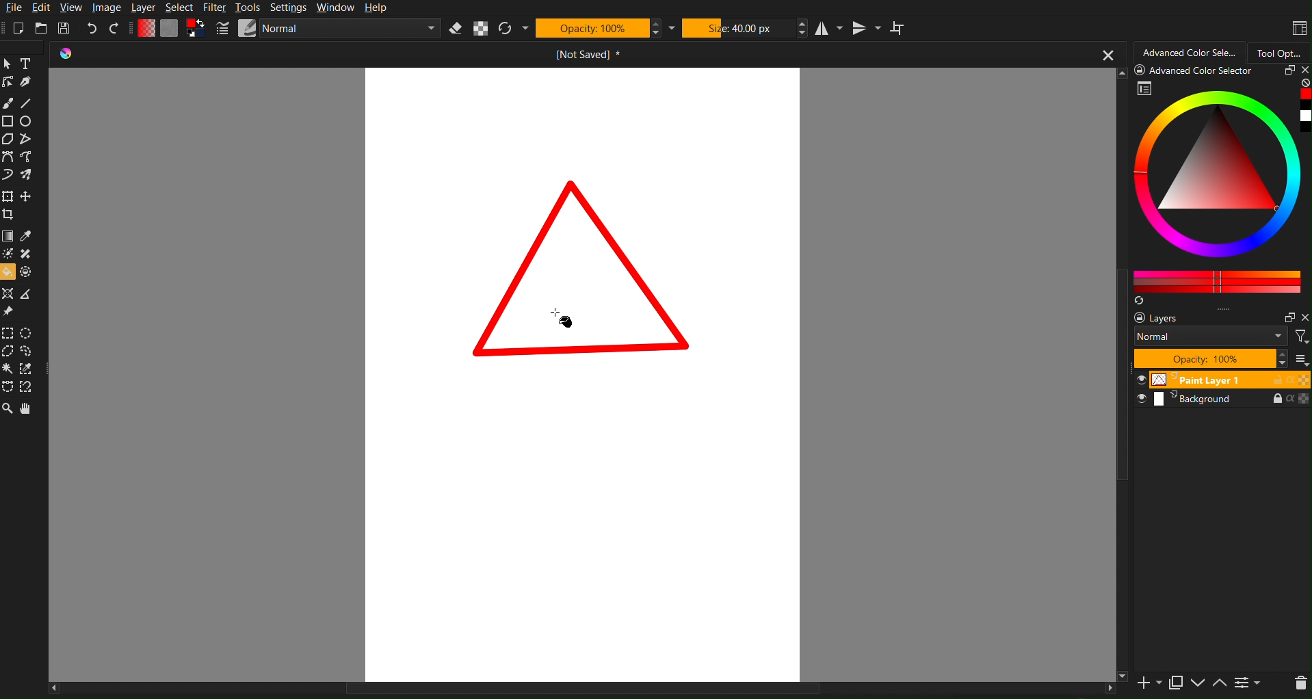 Image resolution: width=1312 pixels, height=699 pixels. What do you see at coordinates (114, 28) in the screenshot?
I see `Redo` at bounding box center [114, 28].